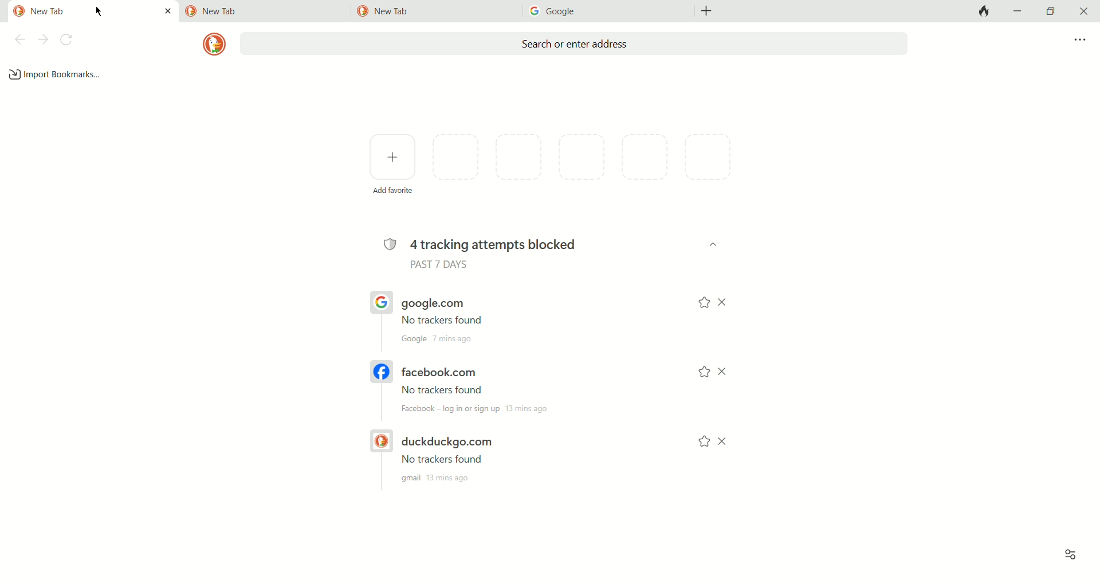 Image resolution: width=1100 pixels, height=584 pixels. What do you see at coordinates (389, 165) in the screenshot?
I see `add favorites` at bounding box center [389, 165].